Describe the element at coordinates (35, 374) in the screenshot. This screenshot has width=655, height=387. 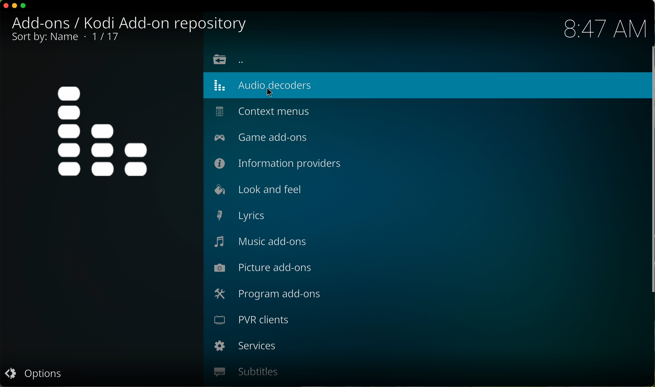
I see `options` at that location.